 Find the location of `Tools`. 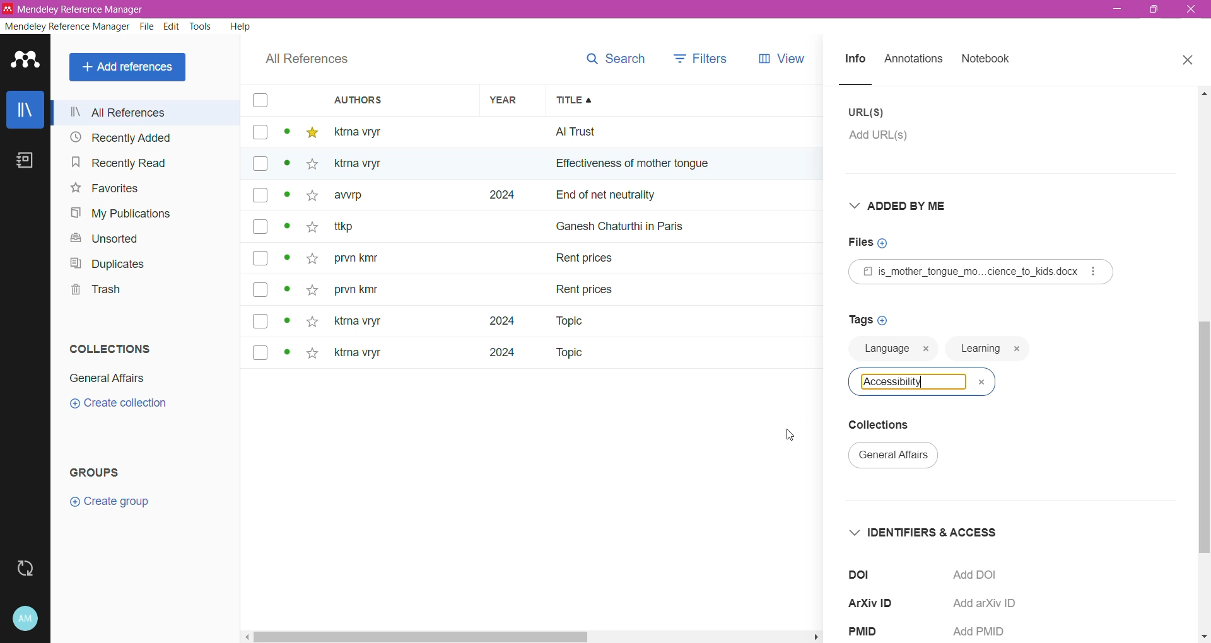

Tools is located at coordinates (202, 26).